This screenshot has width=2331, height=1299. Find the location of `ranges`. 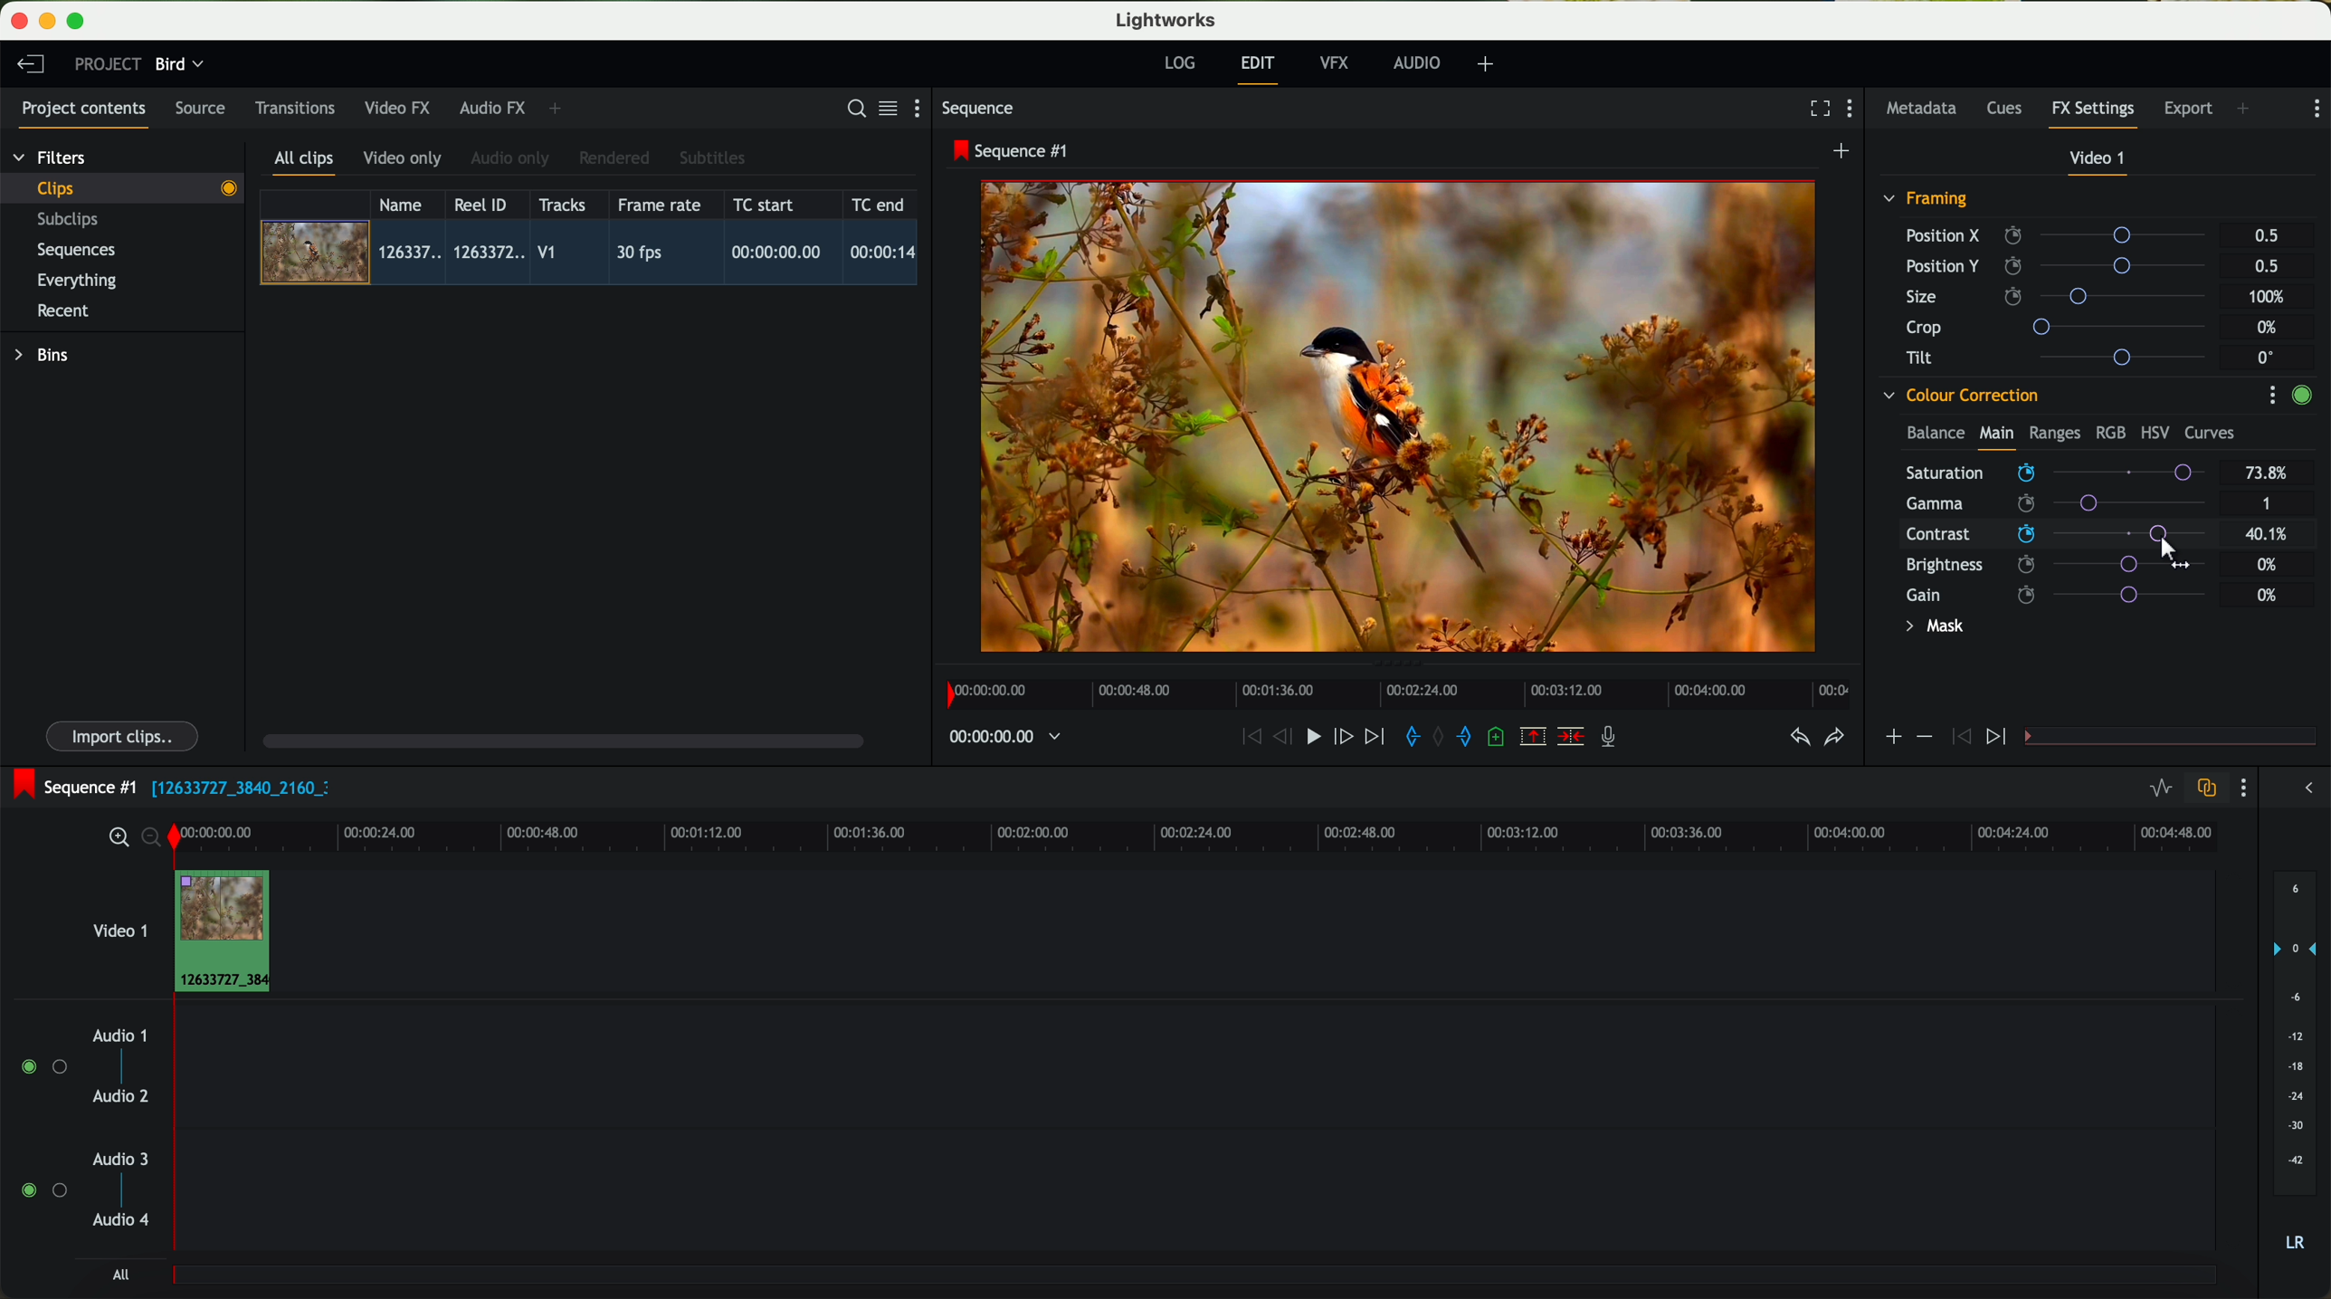

ranges is located at coordinates (2054, 432).